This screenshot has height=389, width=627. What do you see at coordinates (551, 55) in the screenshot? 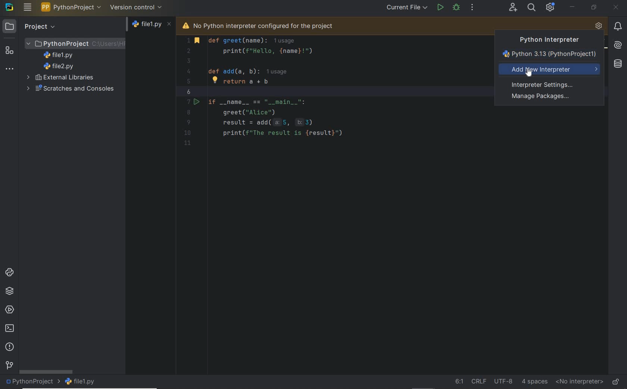
I see `Python 3.13` at bounding box center [551, 55].